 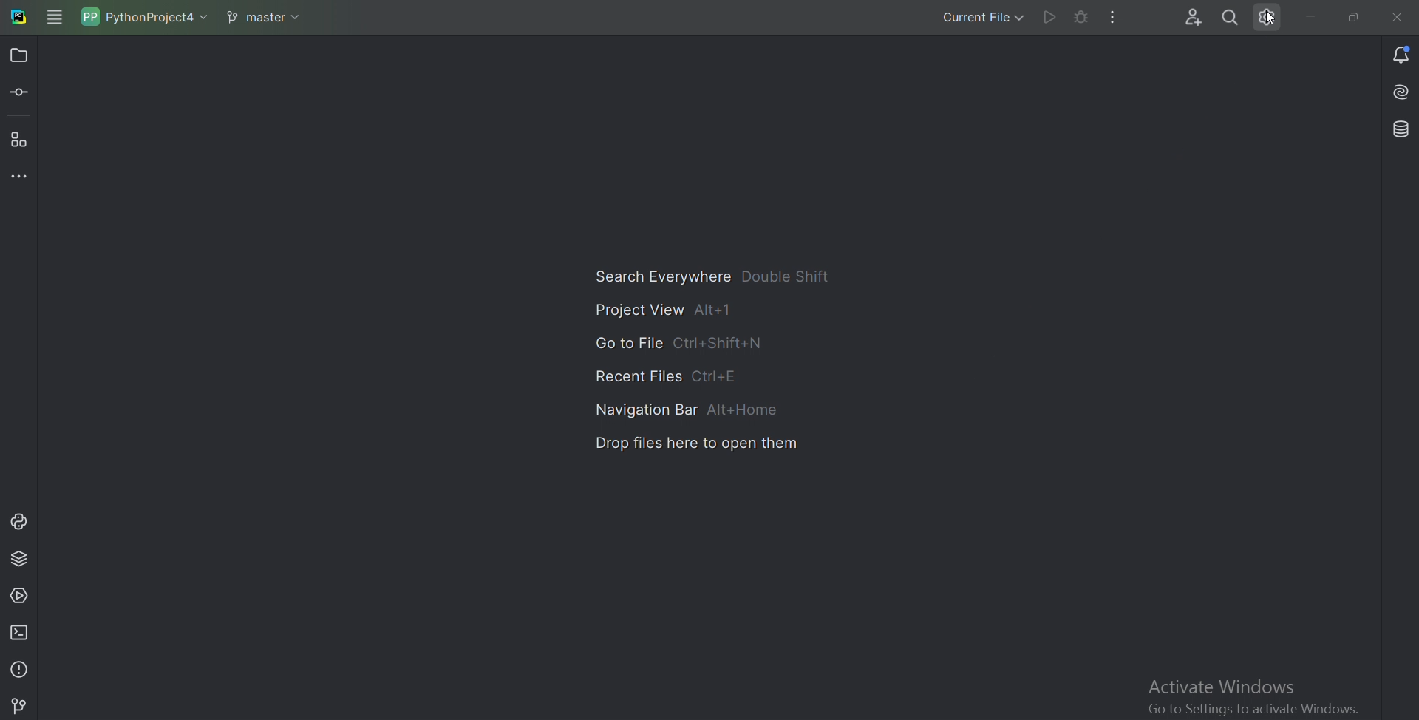 I want to click on Project view ALT+1, so click(x=664, y=309).